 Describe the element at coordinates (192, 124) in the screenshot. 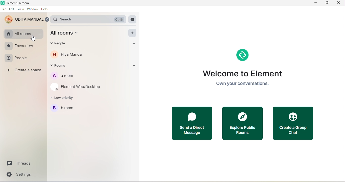

I see `send a direct message` at that location.